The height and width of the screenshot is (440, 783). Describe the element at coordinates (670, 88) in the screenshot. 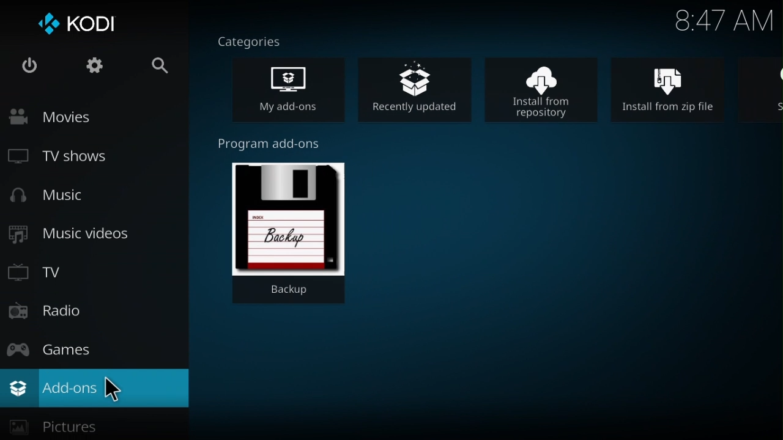

I see `Install from zip file` at that location.